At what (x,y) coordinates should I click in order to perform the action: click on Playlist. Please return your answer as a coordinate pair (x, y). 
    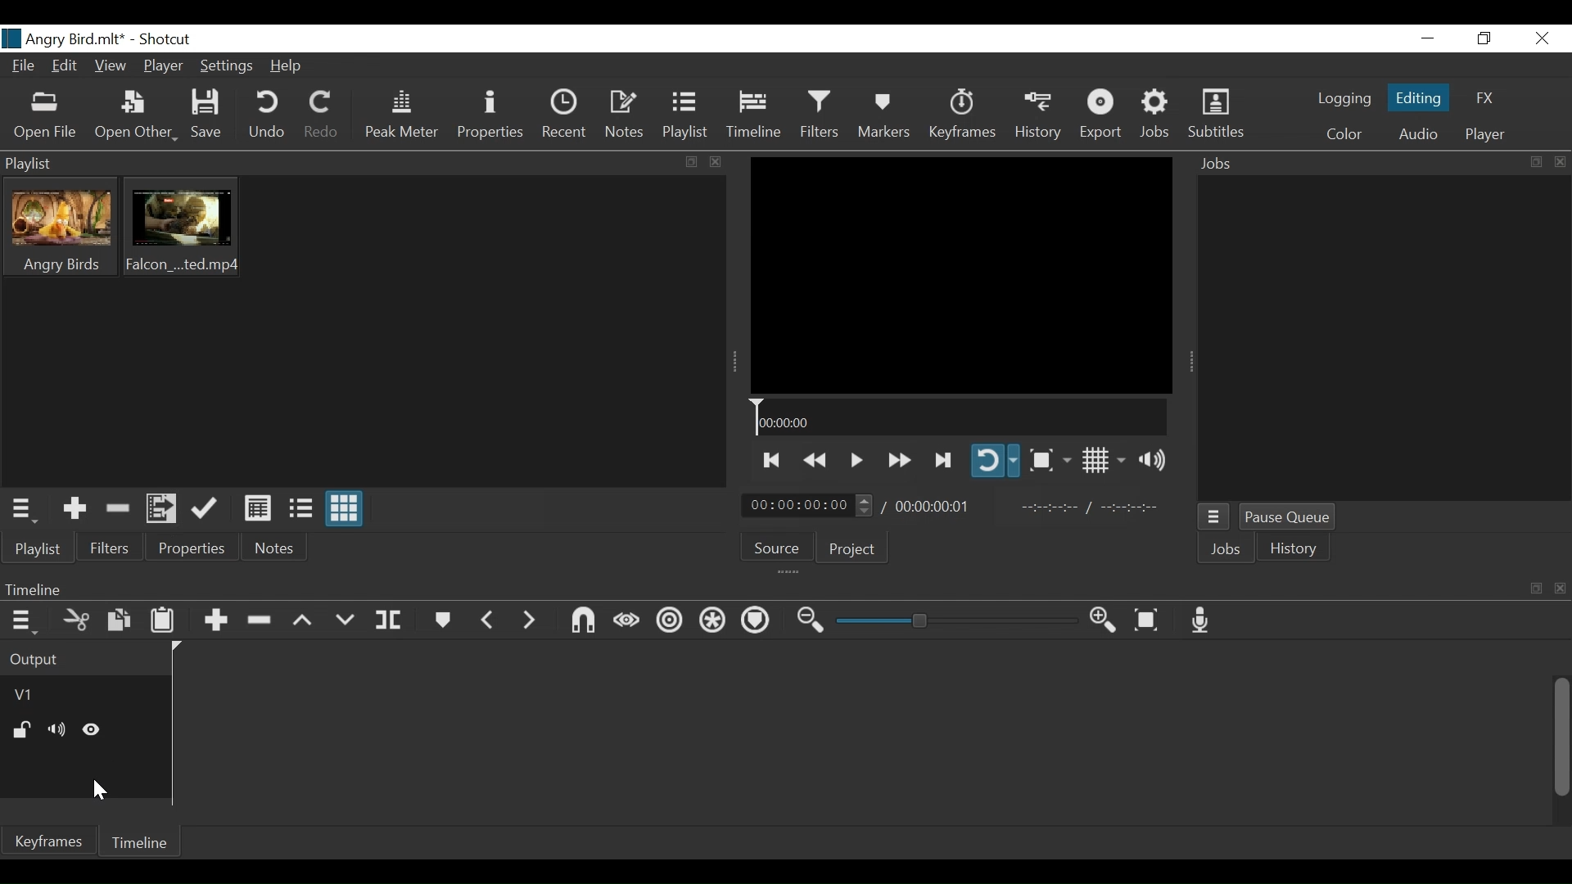
    Looking at the image, I should click on (364, 163).